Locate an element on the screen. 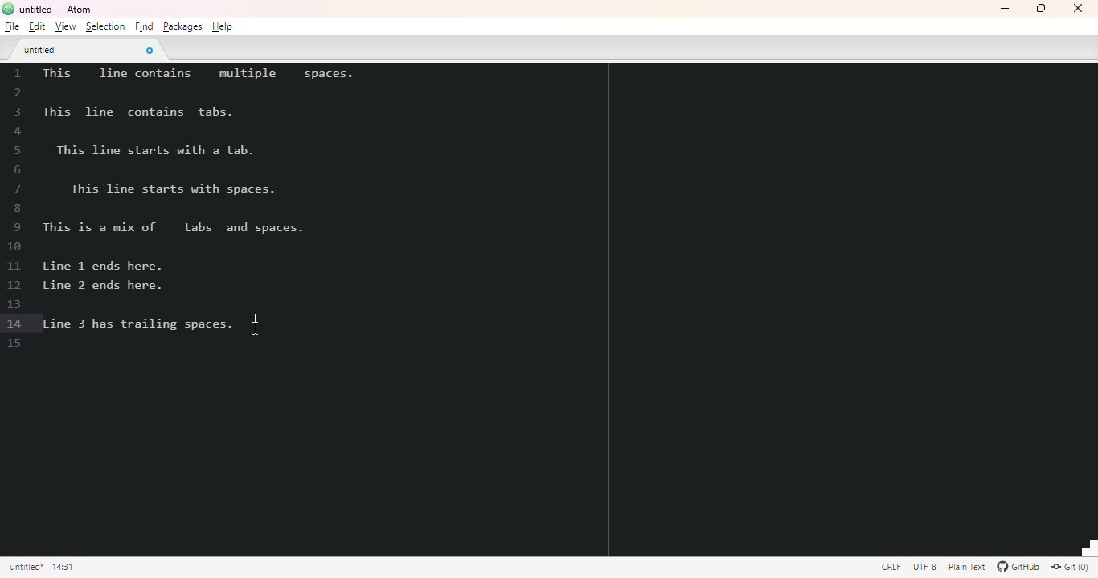 This screenshot has width=1098, height=578. view is located at coordinates (65, 27).